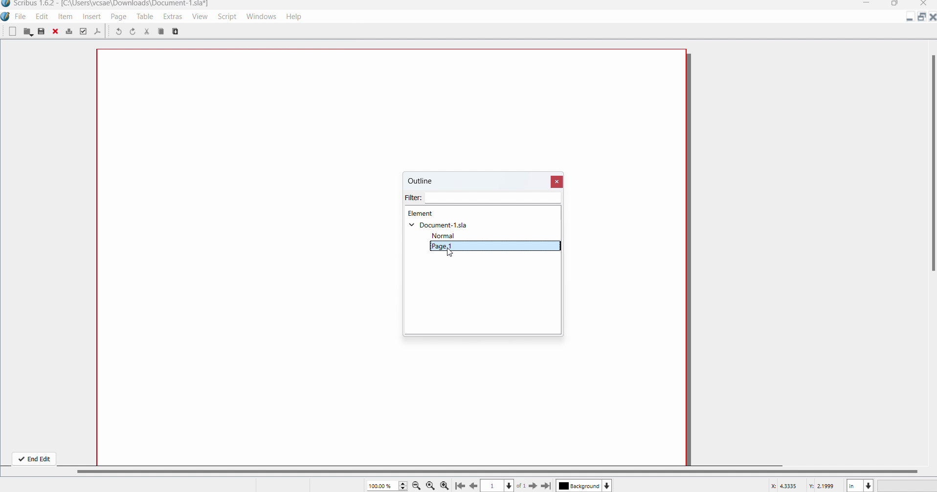 The image size is (937, 492). What do you see at coordinates (387, 485) in the screenshot?
I see `100%` at bounding box center [387, 485].